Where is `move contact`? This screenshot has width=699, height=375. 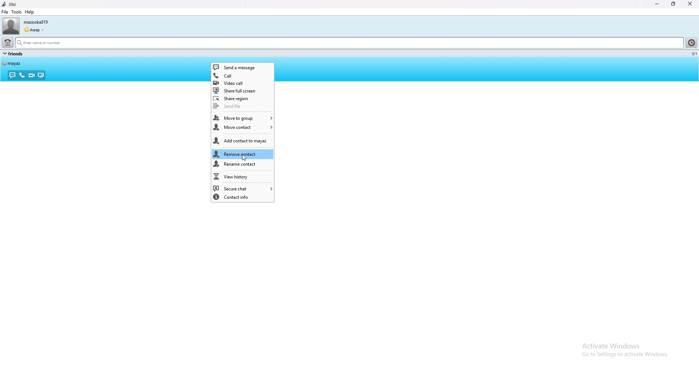 move contact is located at coordinates (243, 128).